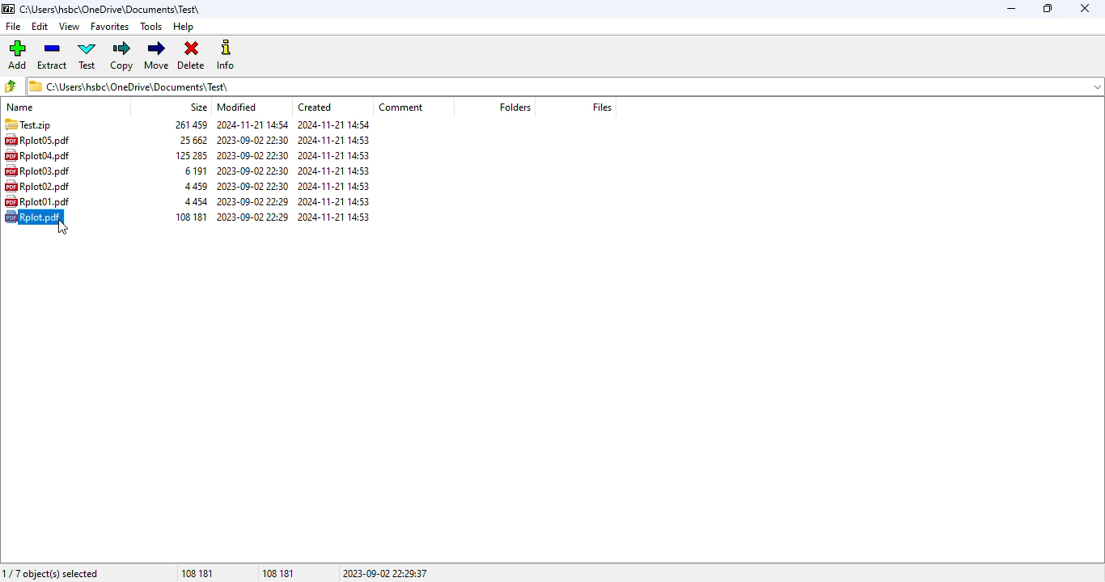  Describe the element at coordinates (42, 154) in the screenshot. I see ` Rplot04,pdf` at that location.